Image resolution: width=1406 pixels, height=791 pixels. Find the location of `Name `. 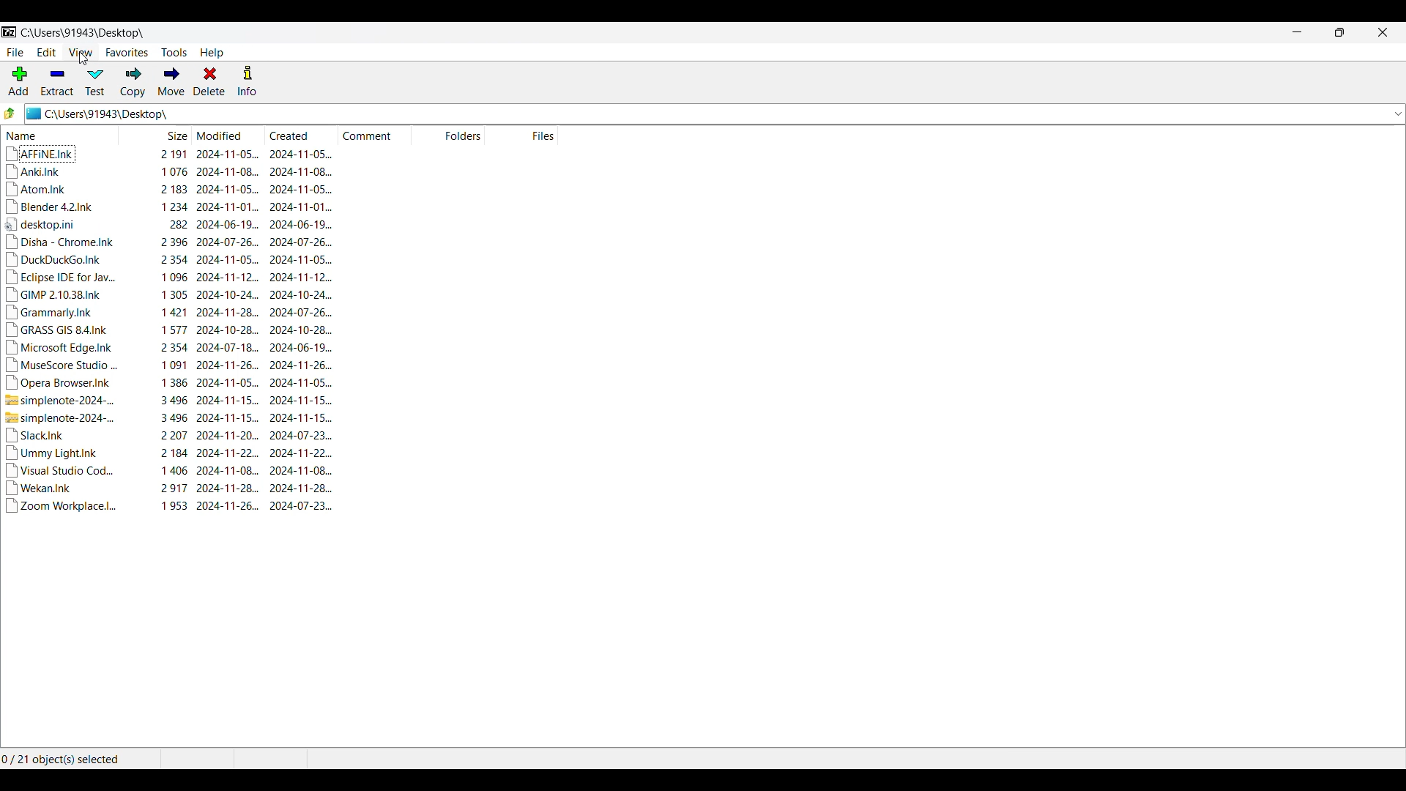

Name  is located at coordinates (59, 135).